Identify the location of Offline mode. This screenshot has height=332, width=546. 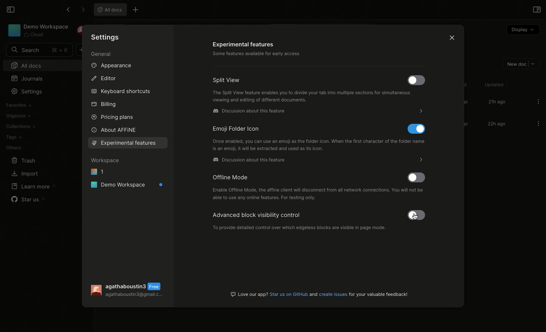
(306, 187).